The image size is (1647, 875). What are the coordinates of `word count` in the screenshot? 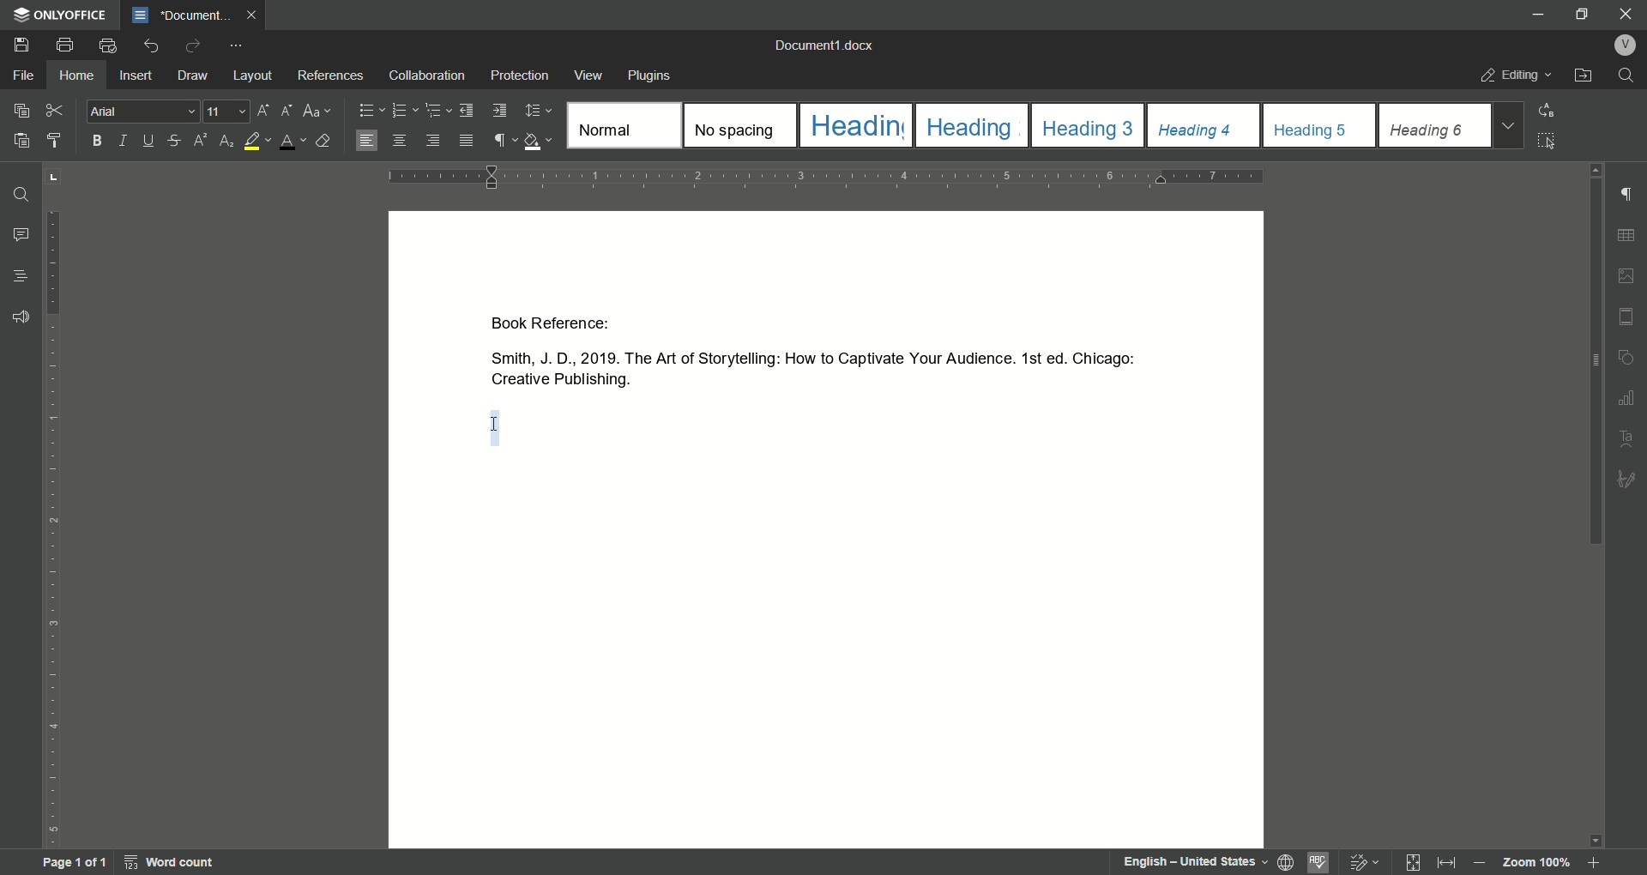 It's located at (172, 862).